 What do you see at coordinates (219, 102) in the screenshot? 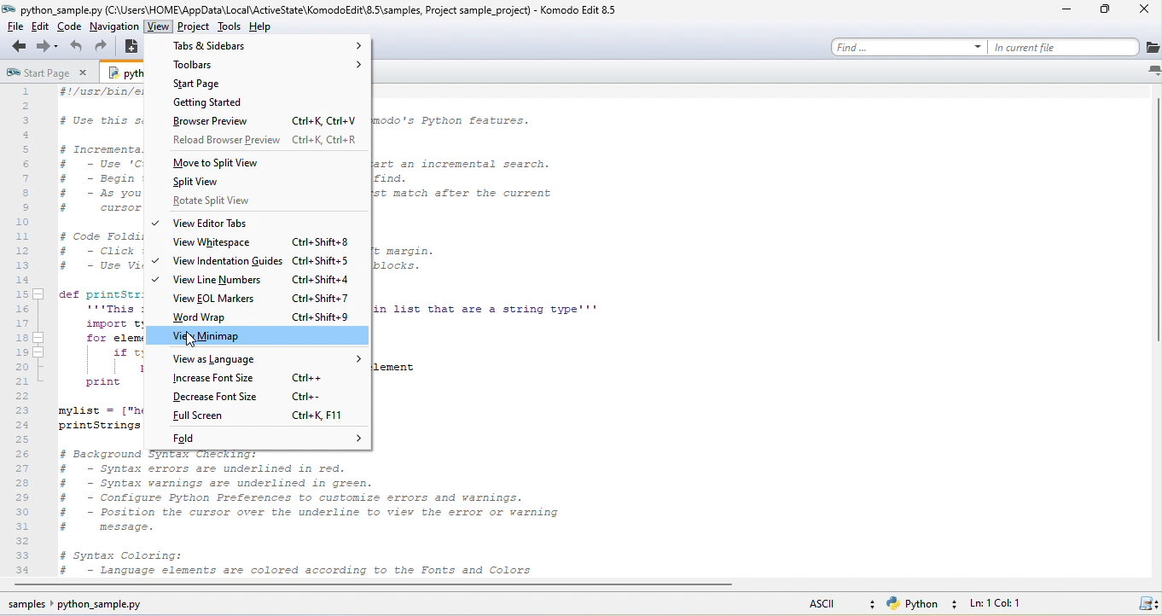
I see `getting started` at bounding box center [219, 102].